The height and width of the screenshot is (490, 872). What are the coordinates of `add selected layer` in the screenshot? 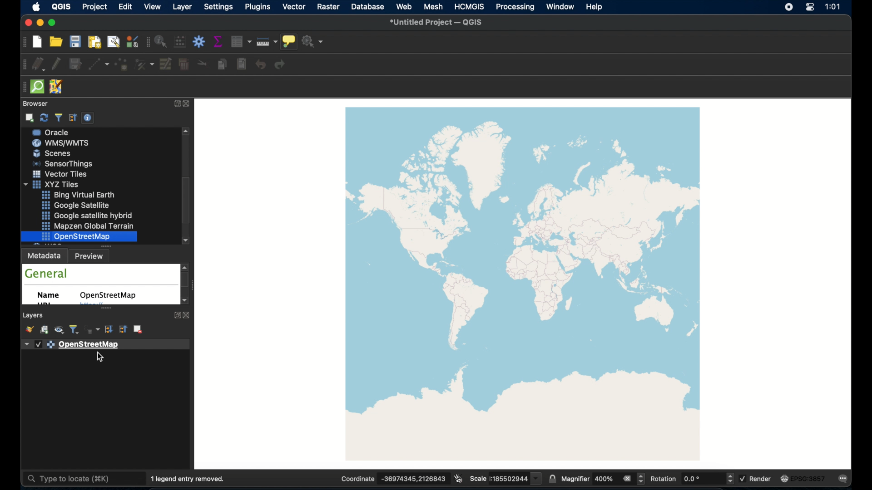 It's located at (30, 118).